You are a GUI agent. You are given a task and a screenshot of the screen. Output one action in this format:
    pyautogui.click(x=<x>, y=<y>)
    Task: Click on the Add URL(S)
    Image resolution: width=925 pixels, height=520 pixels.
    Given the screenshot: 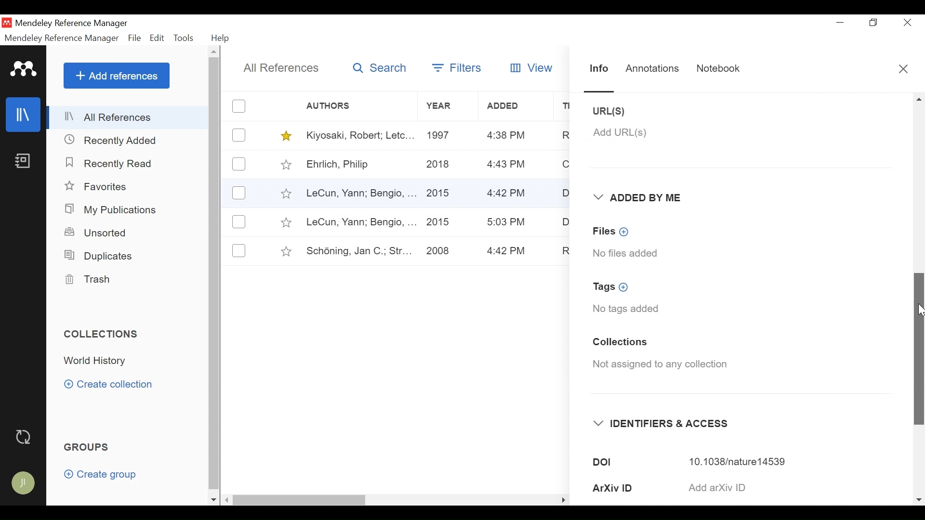 What is the action you would take?
    pyautogui.click(x=620, y=132)
    